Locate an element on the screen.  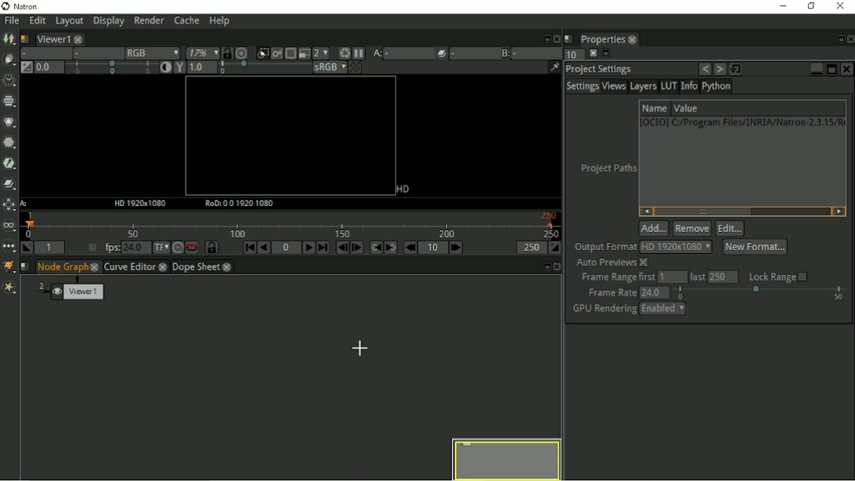
Checkerboard is located at coordinates (348, 68).